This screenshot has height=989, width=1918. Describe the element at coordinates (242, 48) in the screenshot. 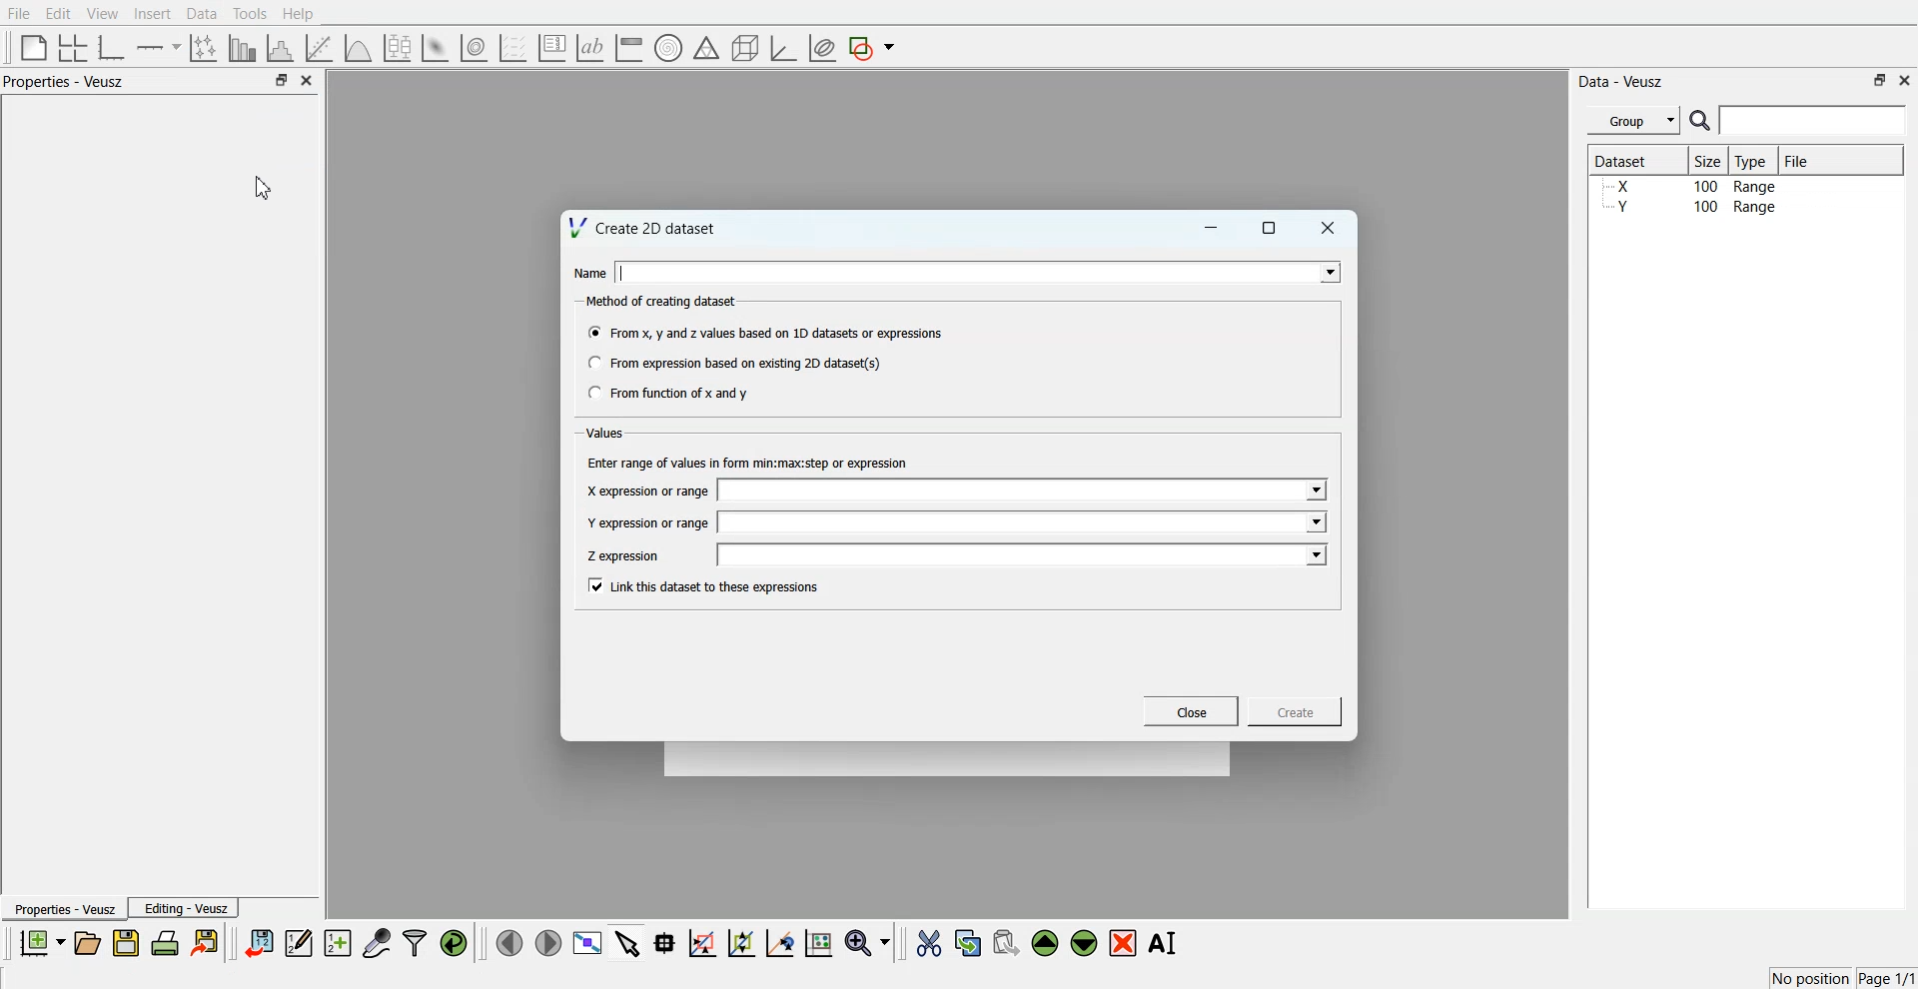

I see `Plot bar chart` at that location.